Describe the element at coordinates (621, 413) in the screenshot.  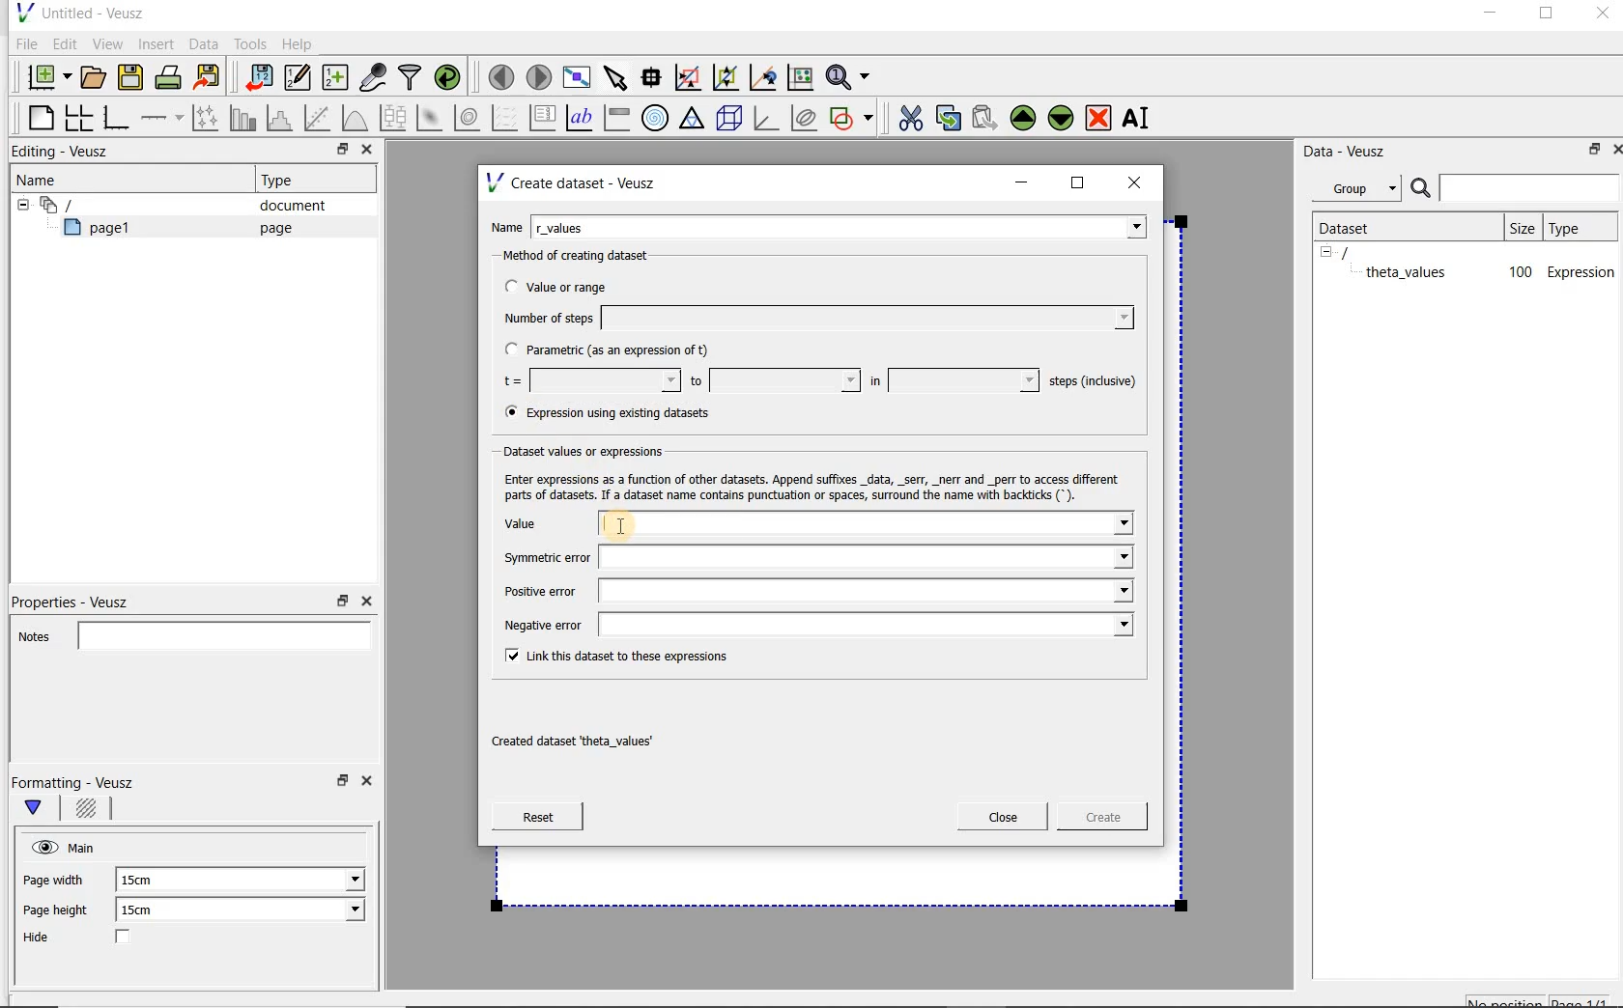
I see `(® Expression using existing datasets` at that location.